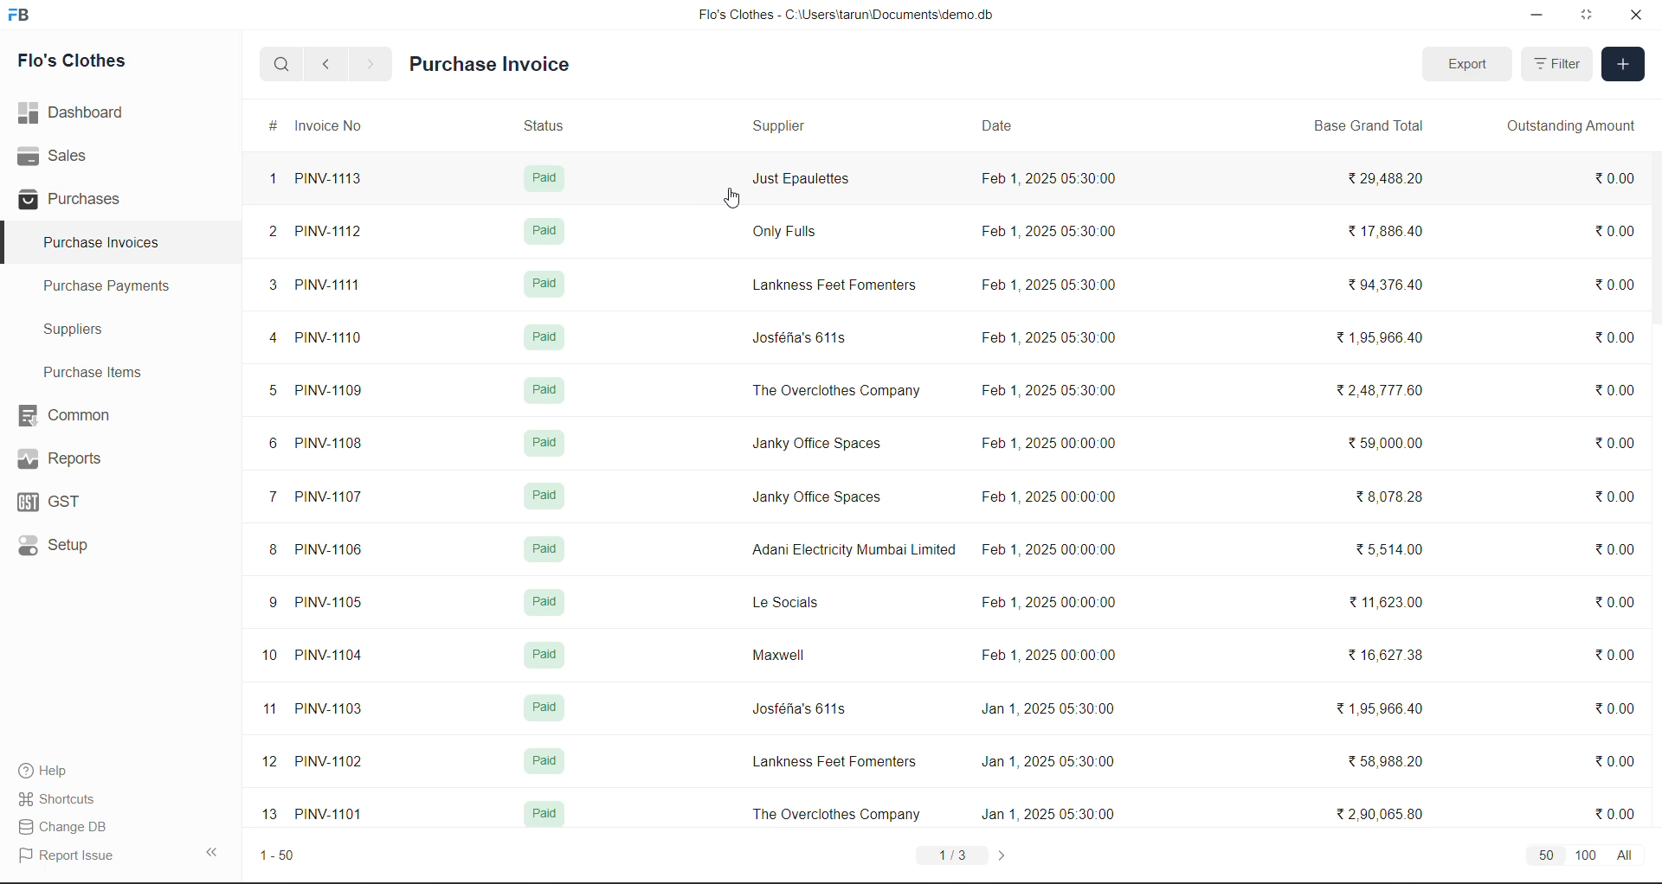 Image resolution: width=1662 pixels, height=884 pixels. What do you see at coordinates (75, 198) in the screenshot?
I see `Purchases` at bounding box center [75, 198].